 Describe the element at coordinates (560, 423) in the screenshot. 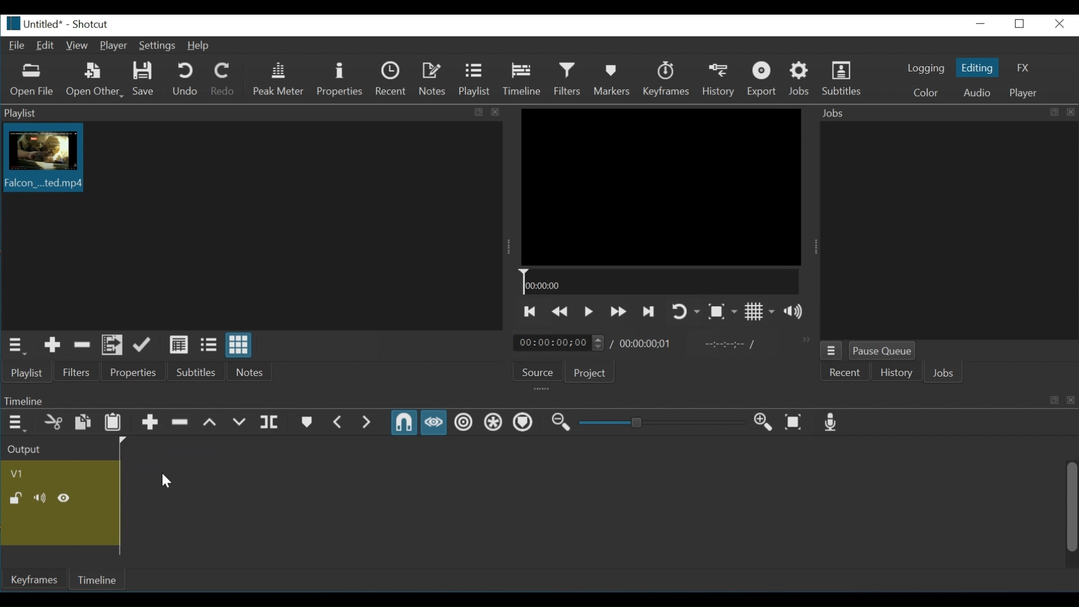

I see `Zoom timeline out` at that location.